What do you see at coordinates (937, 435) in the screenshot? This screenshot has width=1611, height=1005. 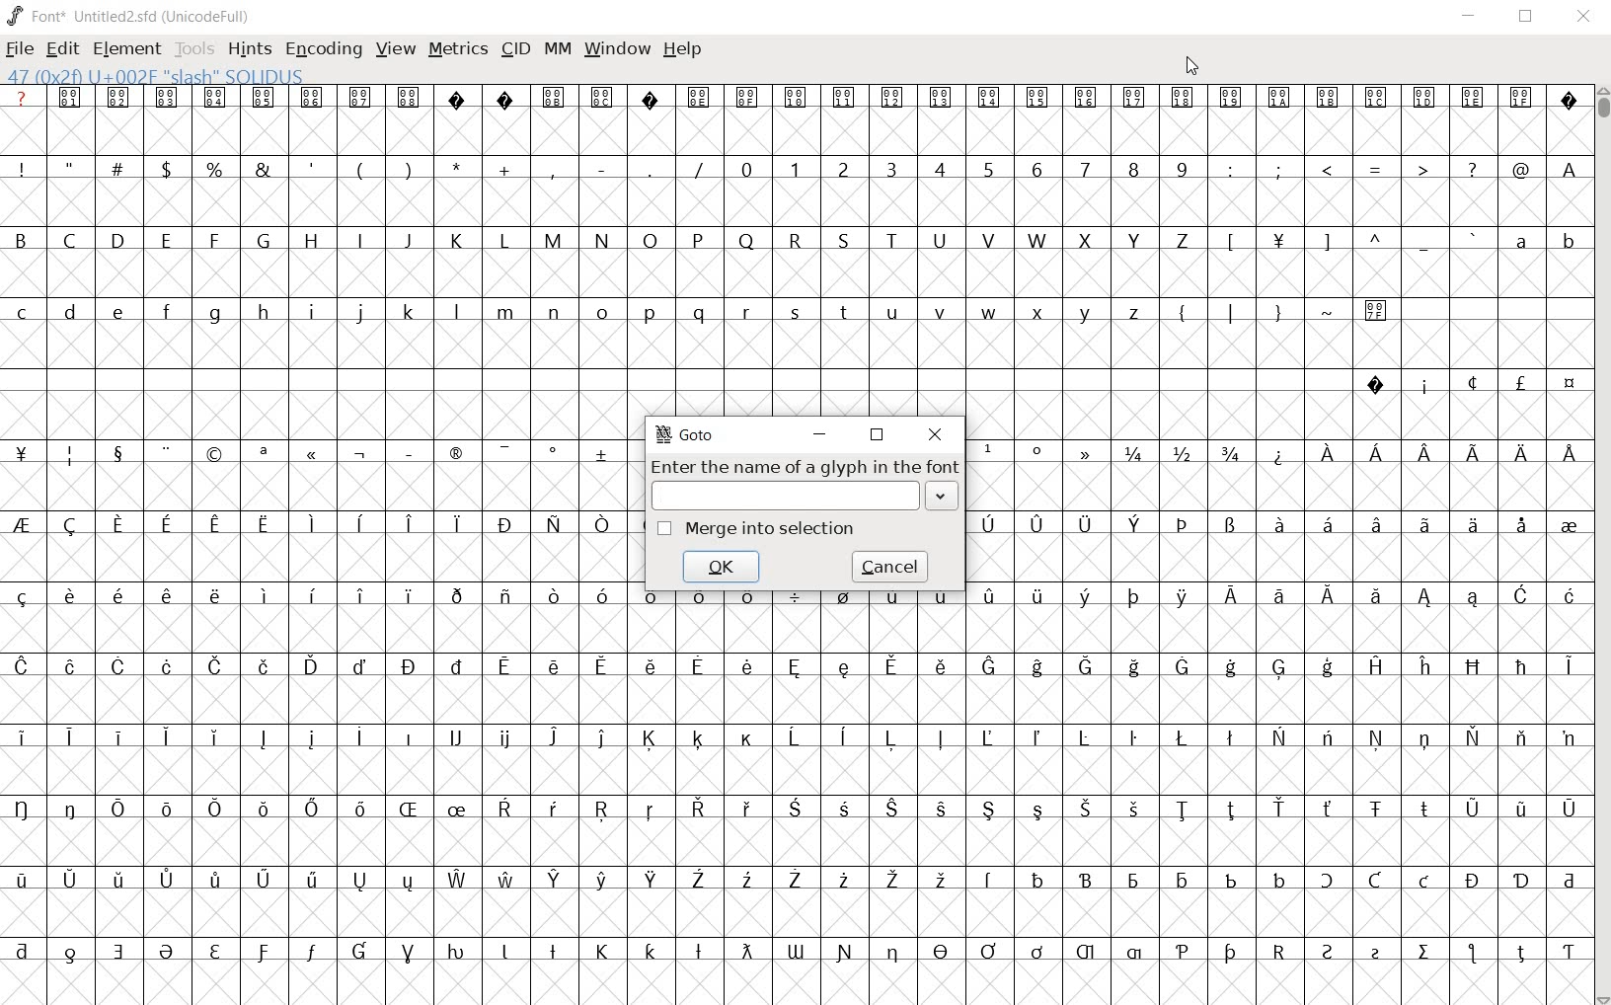 I see `close` at bounding box center [937, 435].